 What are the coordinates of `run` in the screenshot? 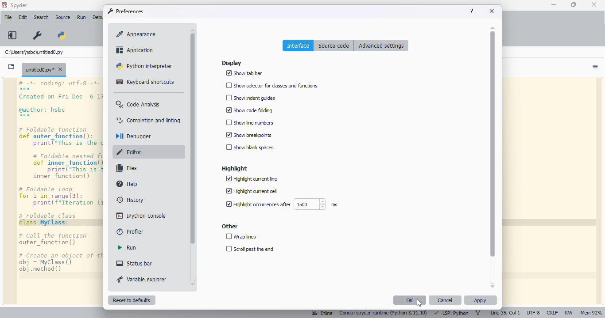 It's located at (128, 247).